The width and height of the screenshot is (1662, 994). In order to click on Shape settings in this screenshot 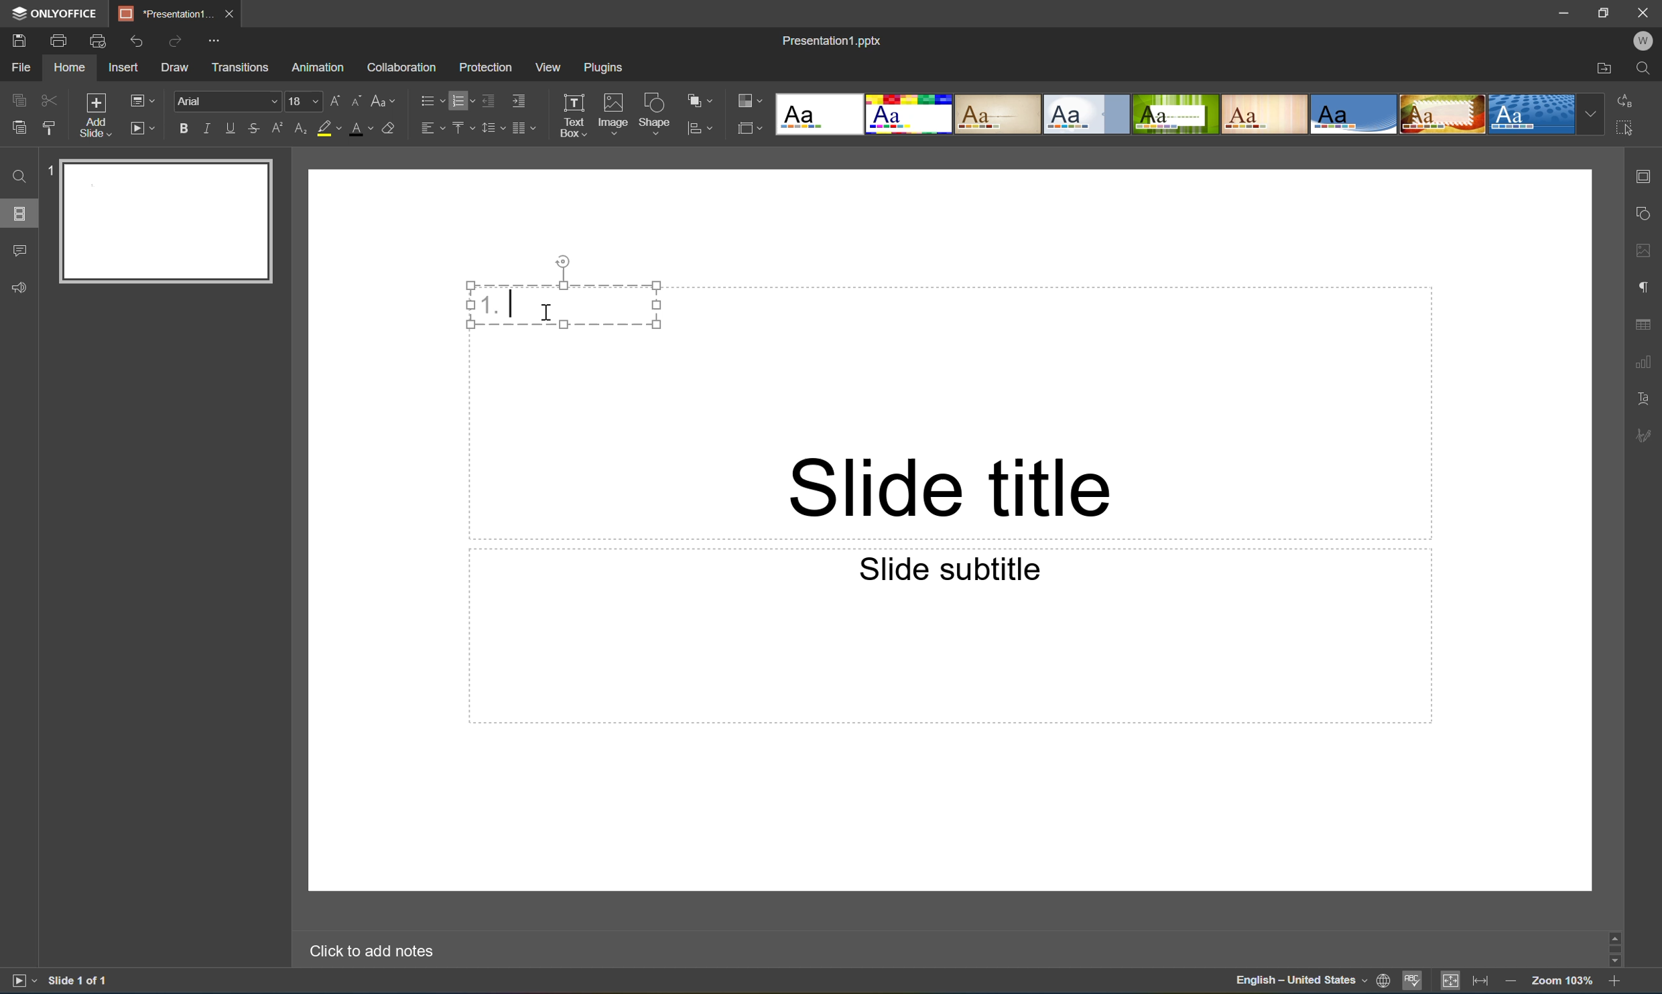, I will do `click(1647, 214)`.